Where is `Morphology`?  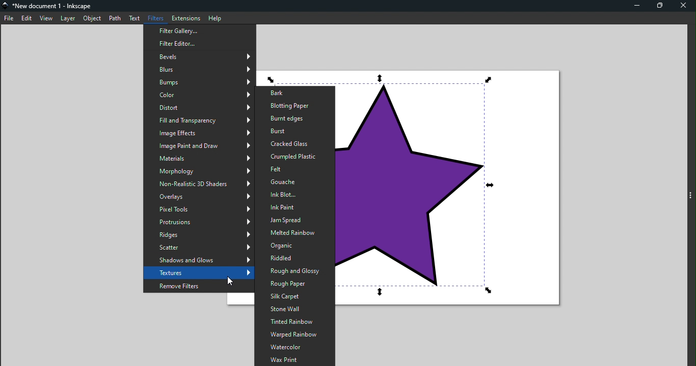 Morphology is located at coordinates (199, 171).